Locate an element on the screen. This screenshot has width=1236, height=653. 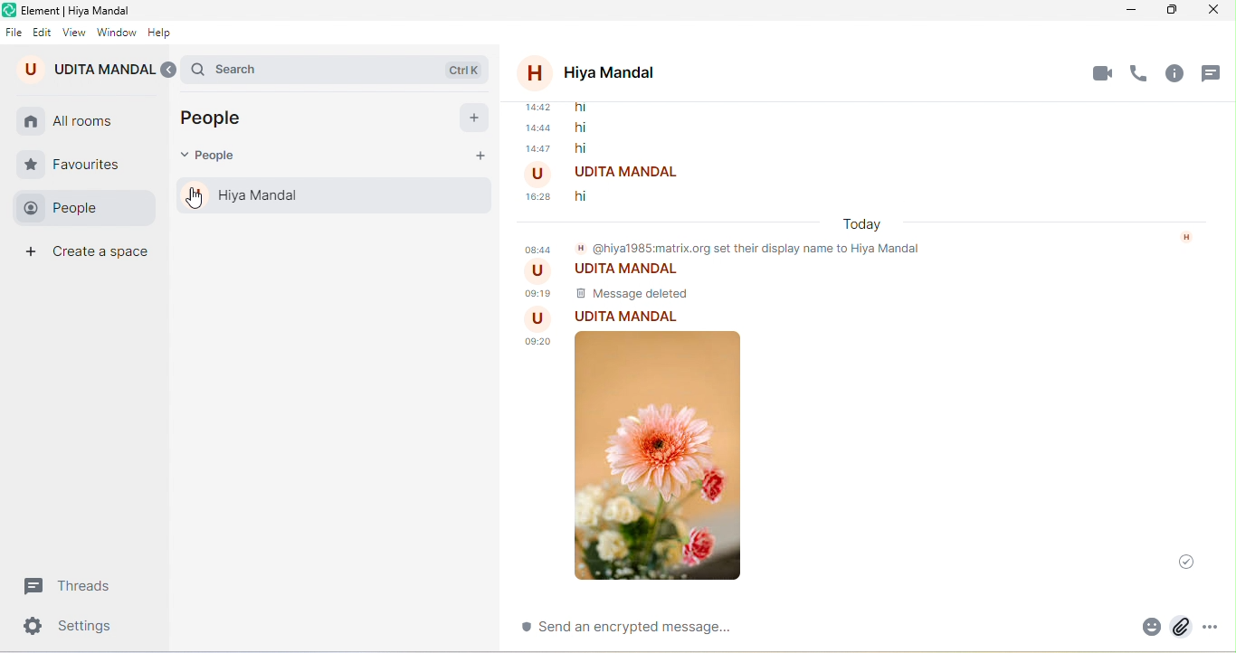
hiya mandal is located at coordinates (335, 196).